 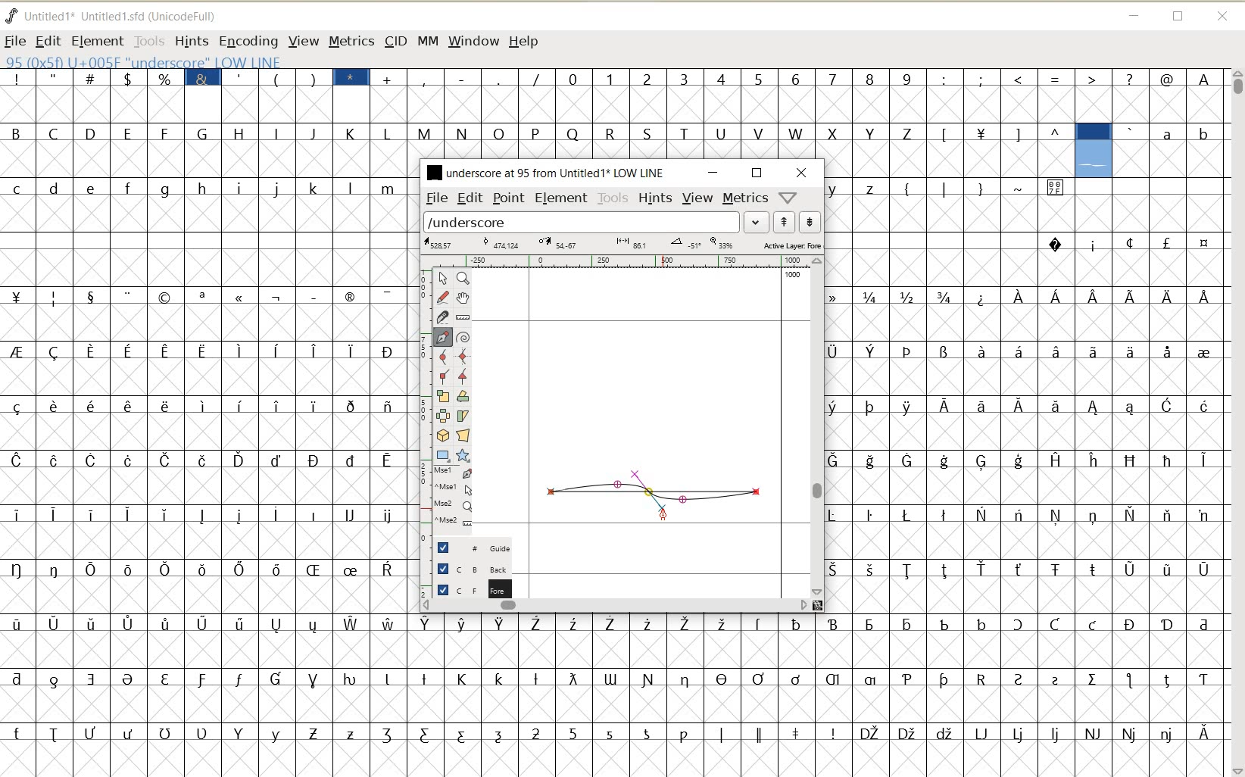 What do you see at coordinates (442, 415) in the screenshot?
I see `flip the selection` at bounding box center [442, 415].